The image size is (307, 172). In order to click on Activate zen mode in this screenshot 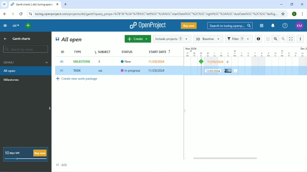, I will do `click(291, 39)`.